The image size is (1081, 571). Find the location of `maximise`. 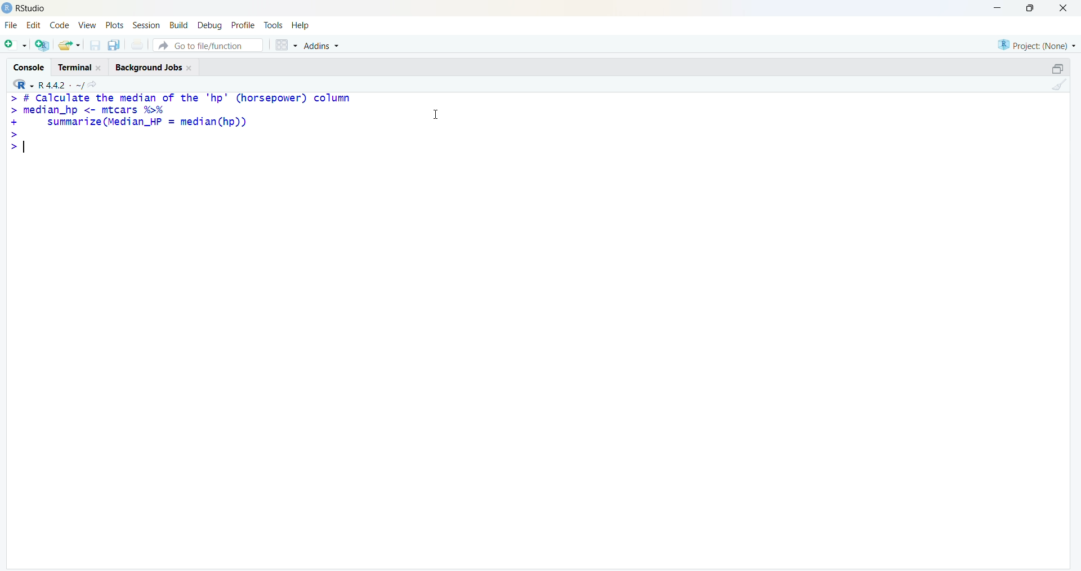

maximise is located at coordinates (1030, 8).